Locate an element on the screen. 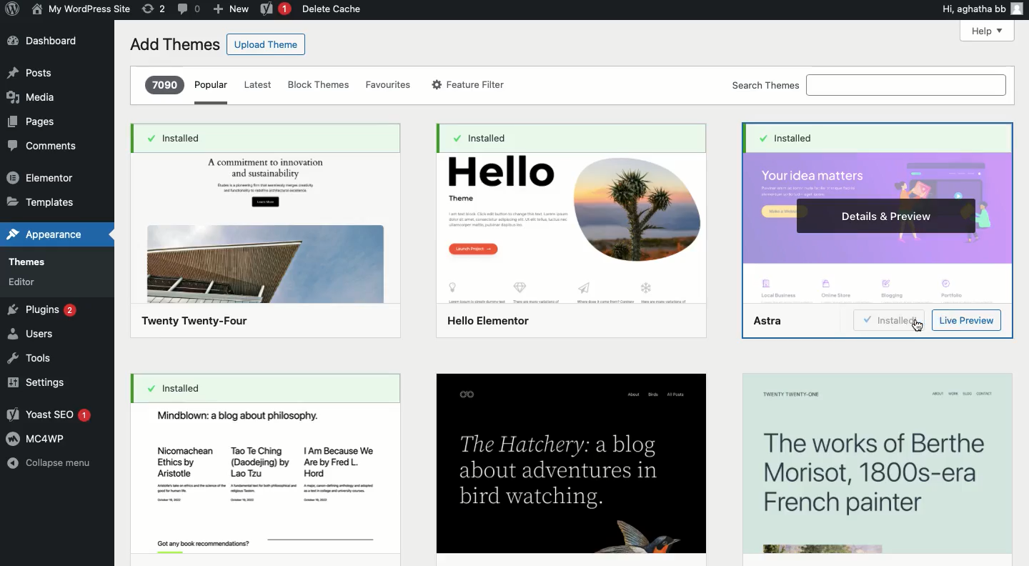 The width and height of the screenshot is (1029, 566). Favorites is located at coordinates (387, 85).